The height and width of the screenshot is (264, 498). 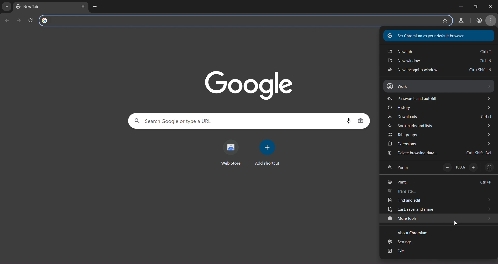 What do you see at coordinates (31, 20) in the screenshot?
I see `reload page` at bounding box center [31, 20].